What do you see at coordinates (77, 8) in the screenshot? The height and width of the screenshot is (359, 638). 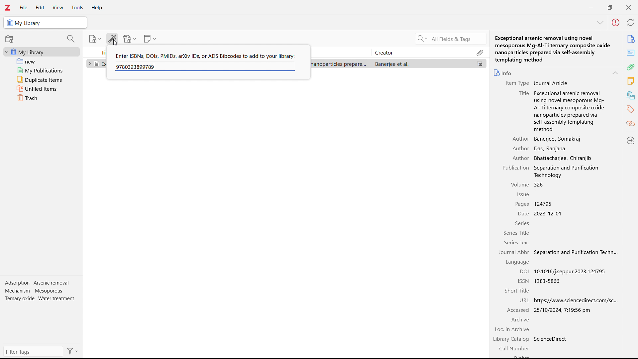 I see `tools` at bounding box center [77, 8].